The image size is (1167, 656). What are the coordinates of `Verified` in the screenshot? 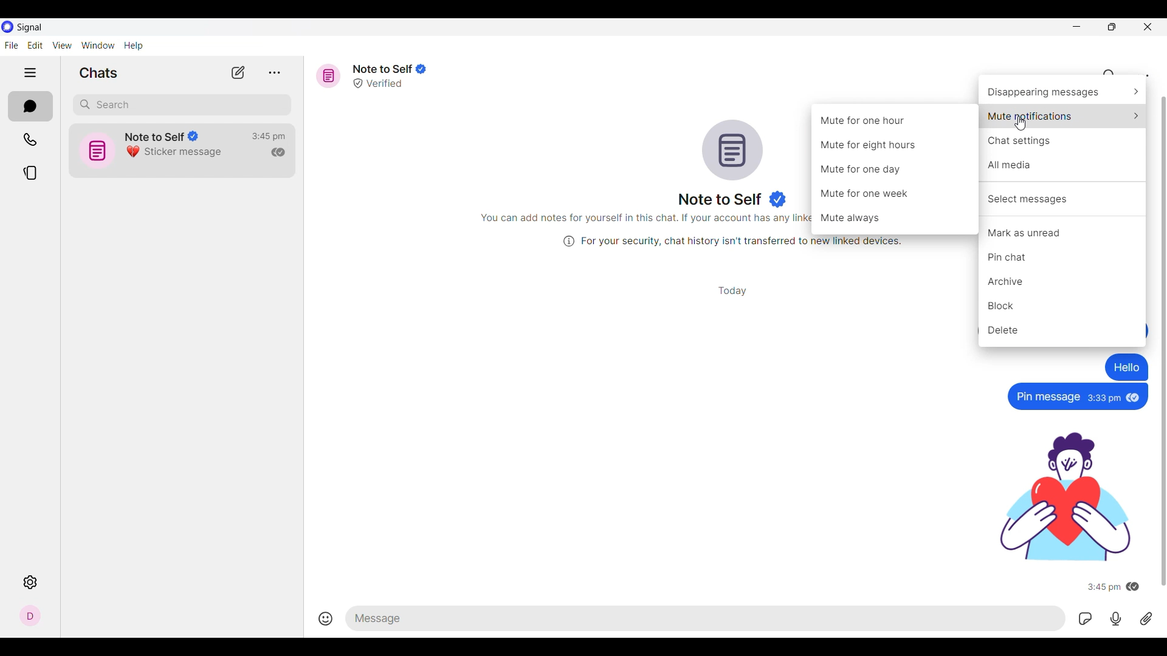 It's located at (383, 84).